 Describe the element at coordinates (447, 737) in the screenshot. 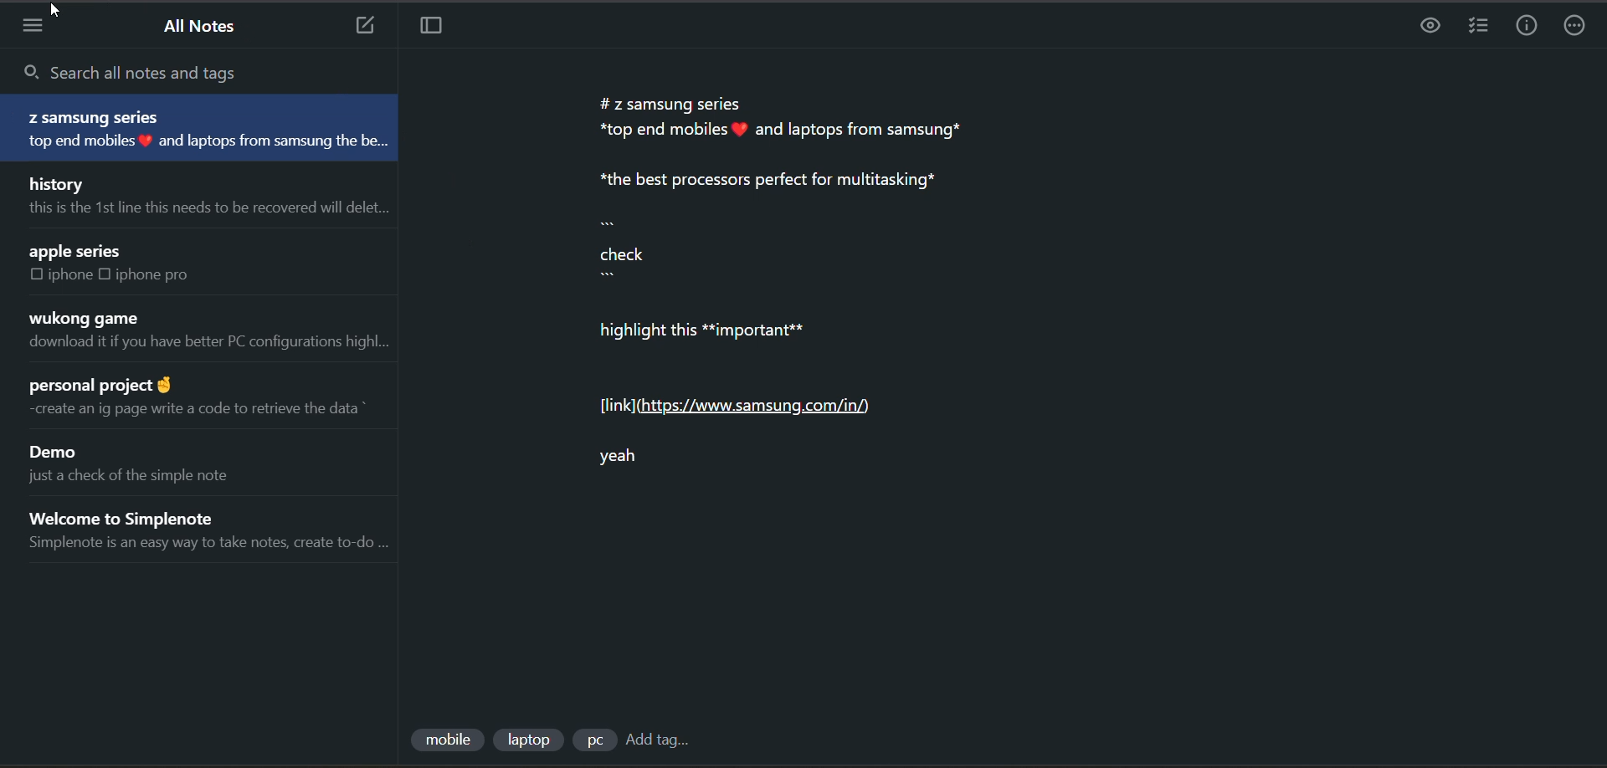

I see `tag 1` at that location.